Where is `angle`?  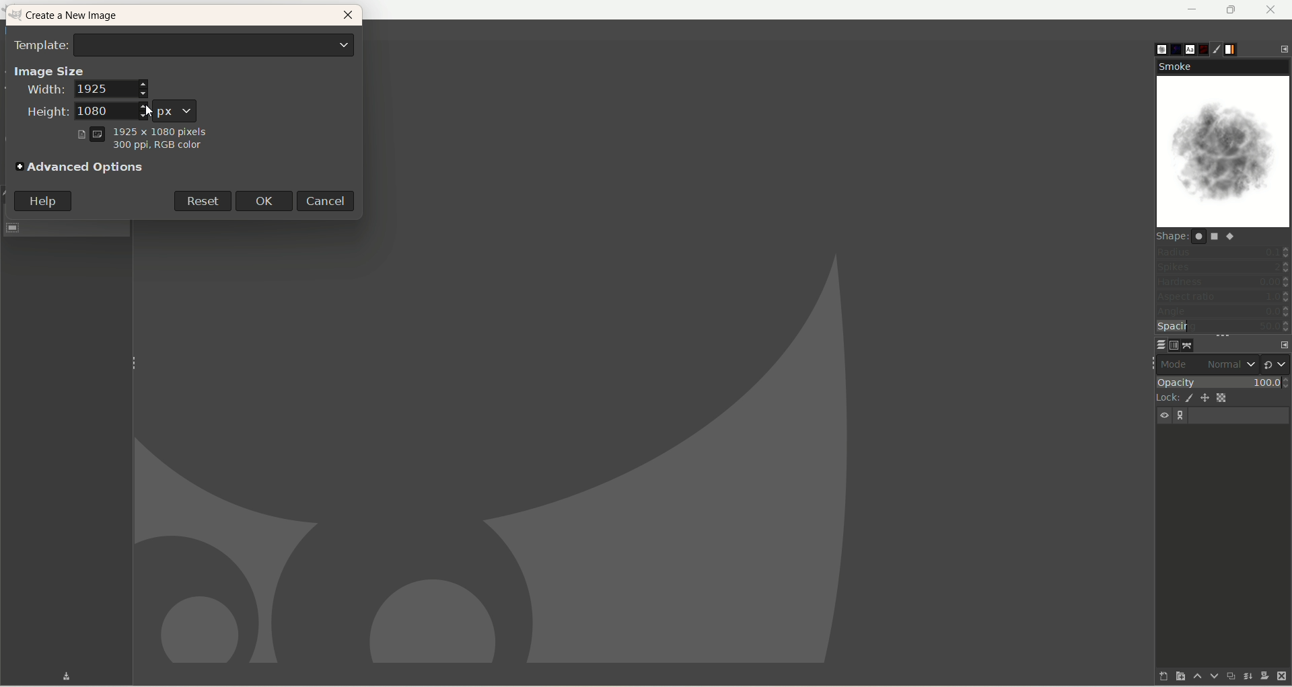 angle is located at coordinates (1222, 313).